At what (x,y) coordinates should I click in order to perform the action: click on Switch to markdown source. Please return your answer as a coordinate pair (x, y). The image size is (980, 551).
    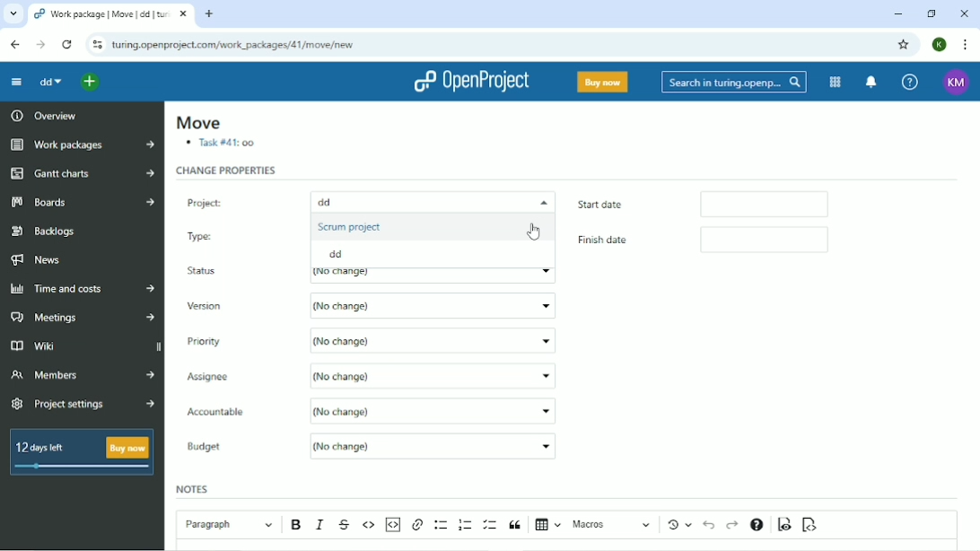
    Looking at the image, I should click on (809, 525).